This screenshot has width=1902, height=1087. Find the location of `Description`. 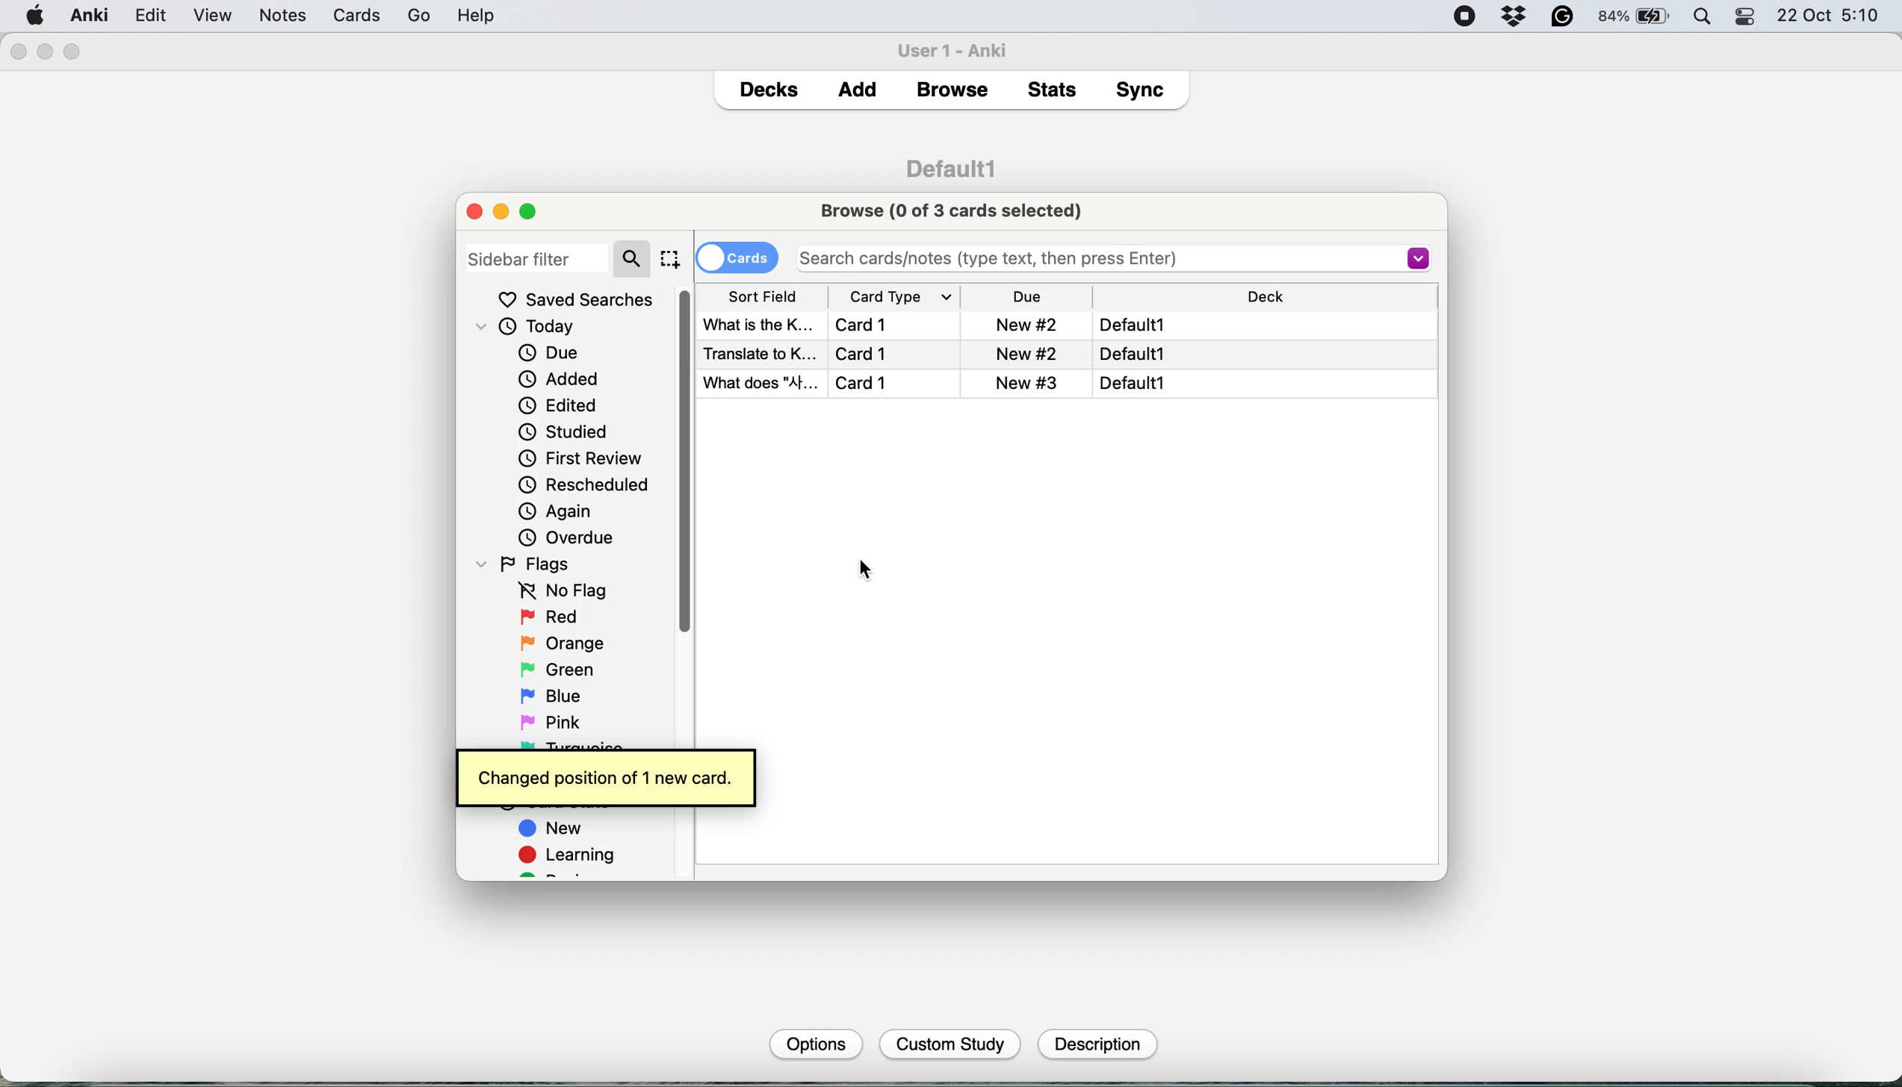

Description is located at coordinates (1095, 1044).